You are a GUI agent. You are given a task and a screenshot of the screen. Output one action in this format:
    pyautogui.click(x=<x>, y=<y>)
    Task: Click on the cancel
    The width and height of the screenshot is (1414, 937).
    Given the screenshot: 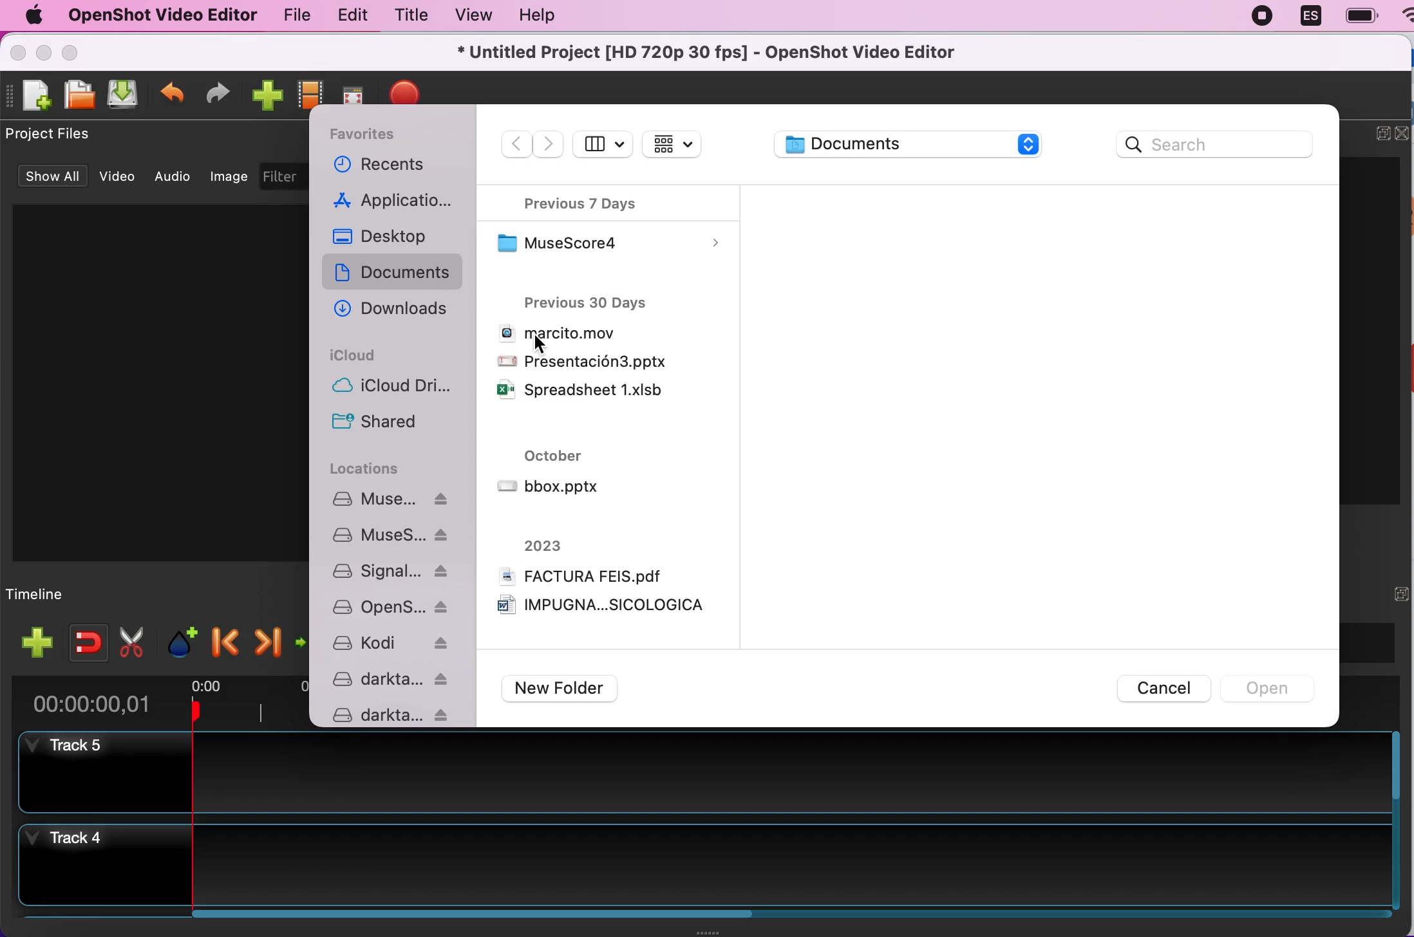 What is the action you would take?
    pyautogui.click(x=1151, y=687)
    